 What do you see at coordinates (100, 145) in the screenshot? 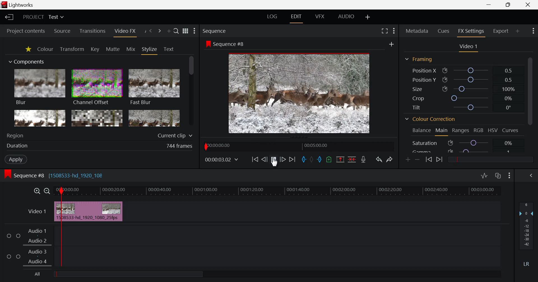
I see `Duration` at bounding box center [100, 145].